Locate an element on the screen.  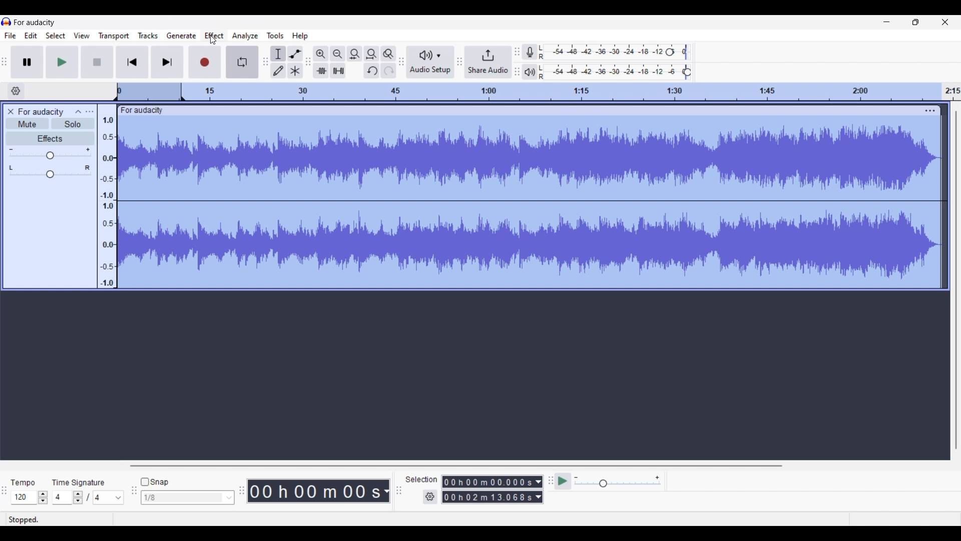
Pause is located at coordinates (27, 62).